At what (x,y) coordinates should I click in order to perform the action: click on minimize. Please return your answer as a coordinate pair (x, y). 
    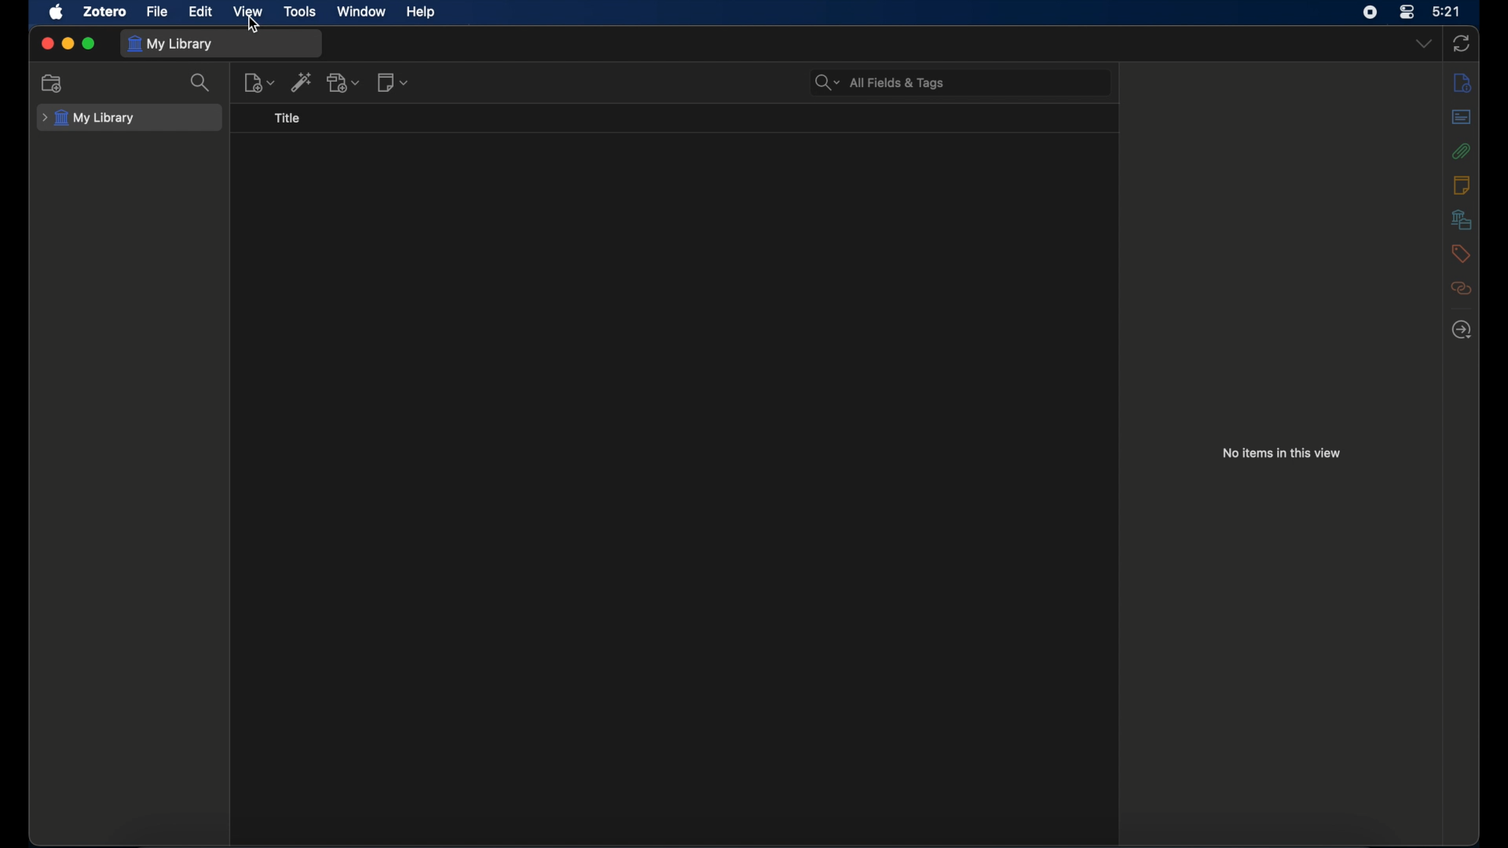
    Looking at the image, I should click on (68, 43).